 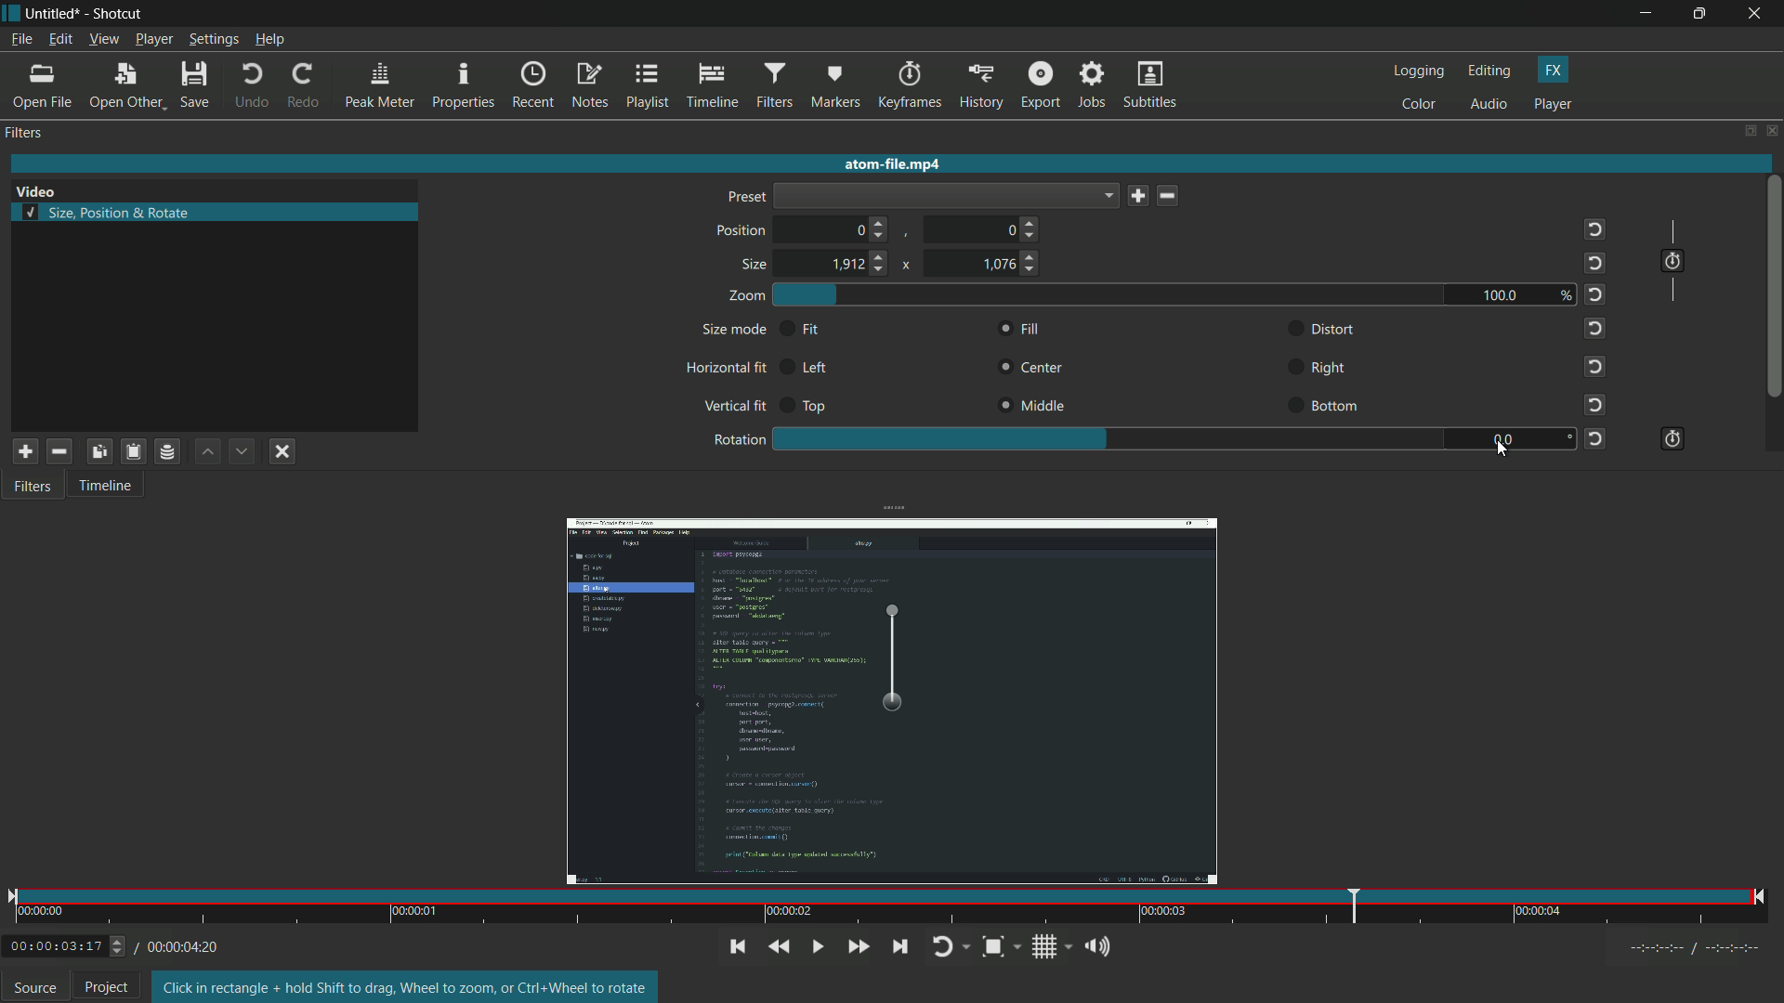 What do you see at coordinates (1491, 72) in the screenshot?
I see `editing` at bounding box center [1491, 72].